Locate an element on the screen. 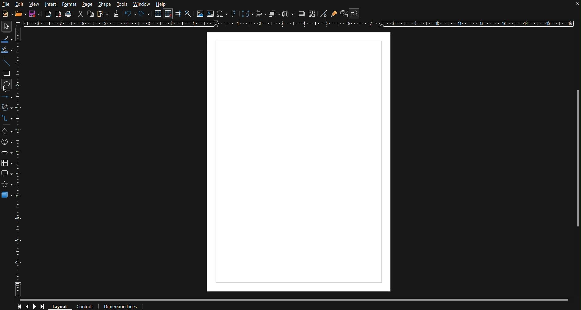  View is located at coordinates (34, 4).